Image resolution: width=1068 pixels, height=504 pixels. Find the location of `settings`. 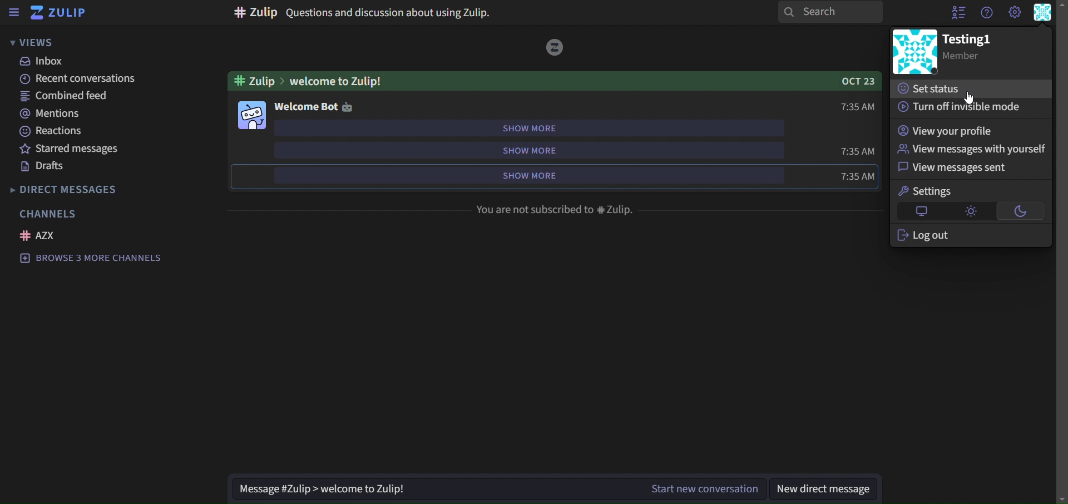

settings is located at coordinates (928, 191).